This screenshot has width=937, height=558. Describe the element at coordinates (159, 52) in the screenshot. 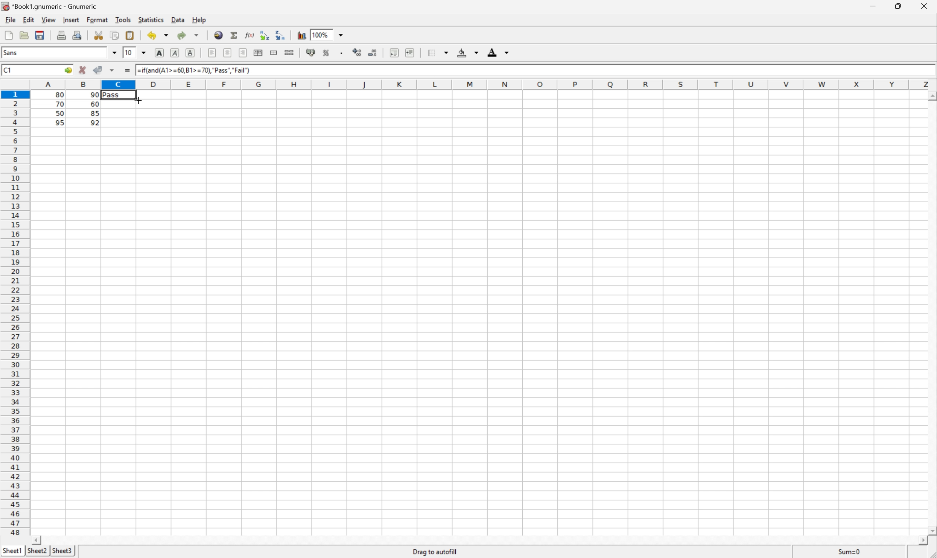

I see `Bold` at that location.